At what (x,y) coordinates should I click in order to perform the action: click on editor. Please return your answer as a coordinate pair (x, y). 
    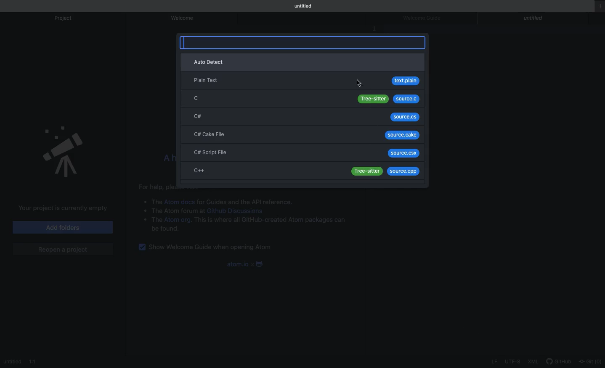
    Looking at the image, I should click on (534, 19).